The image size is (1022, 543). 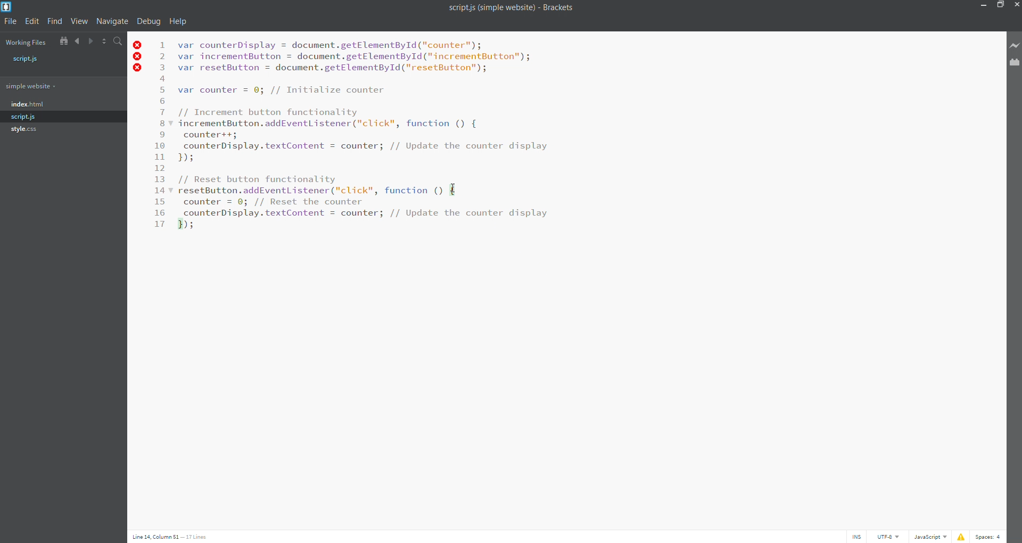 I want to click on view, so click(x=79, y=21).